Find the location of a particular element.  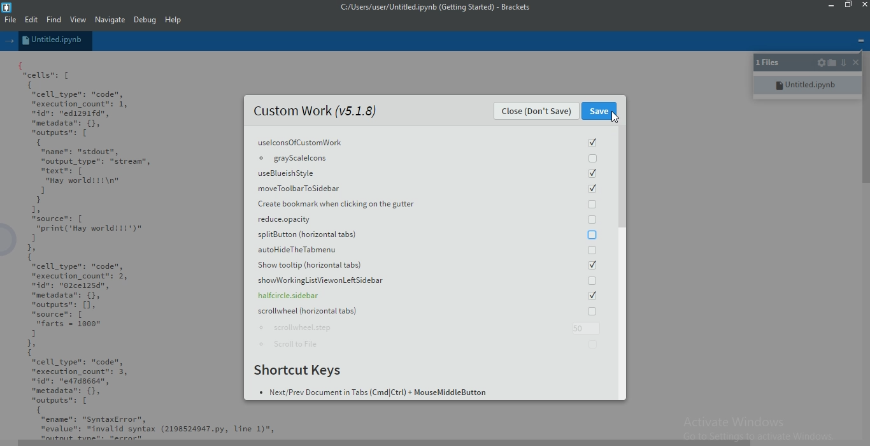

Find is located at coordinates (57, 20).